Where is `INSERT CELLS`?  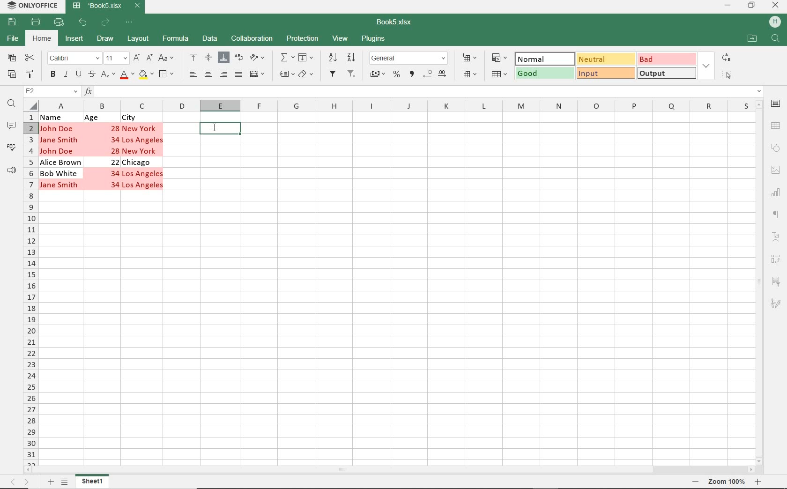 INSERT CELLS is located at coordinates (470, 59).